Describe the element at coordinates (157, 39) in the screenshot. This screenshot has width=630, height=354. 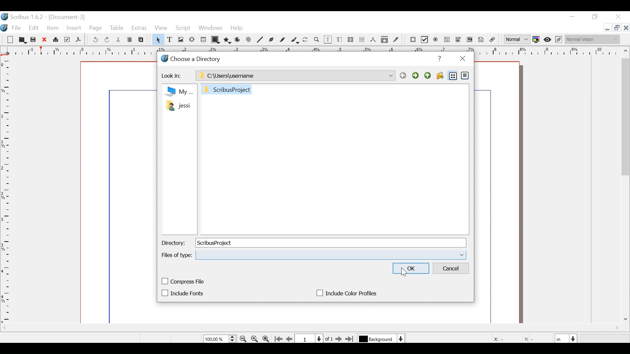
I see `Select ` at that location.